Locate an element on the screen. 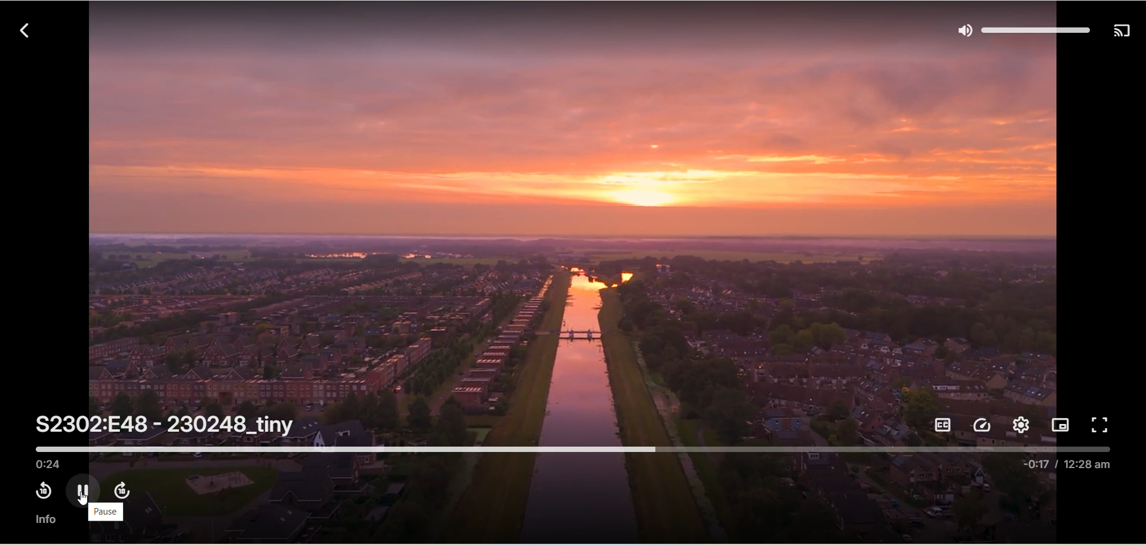 This screenshot has height=545, width=1146. subtitles is located at coordinates (945, 425).